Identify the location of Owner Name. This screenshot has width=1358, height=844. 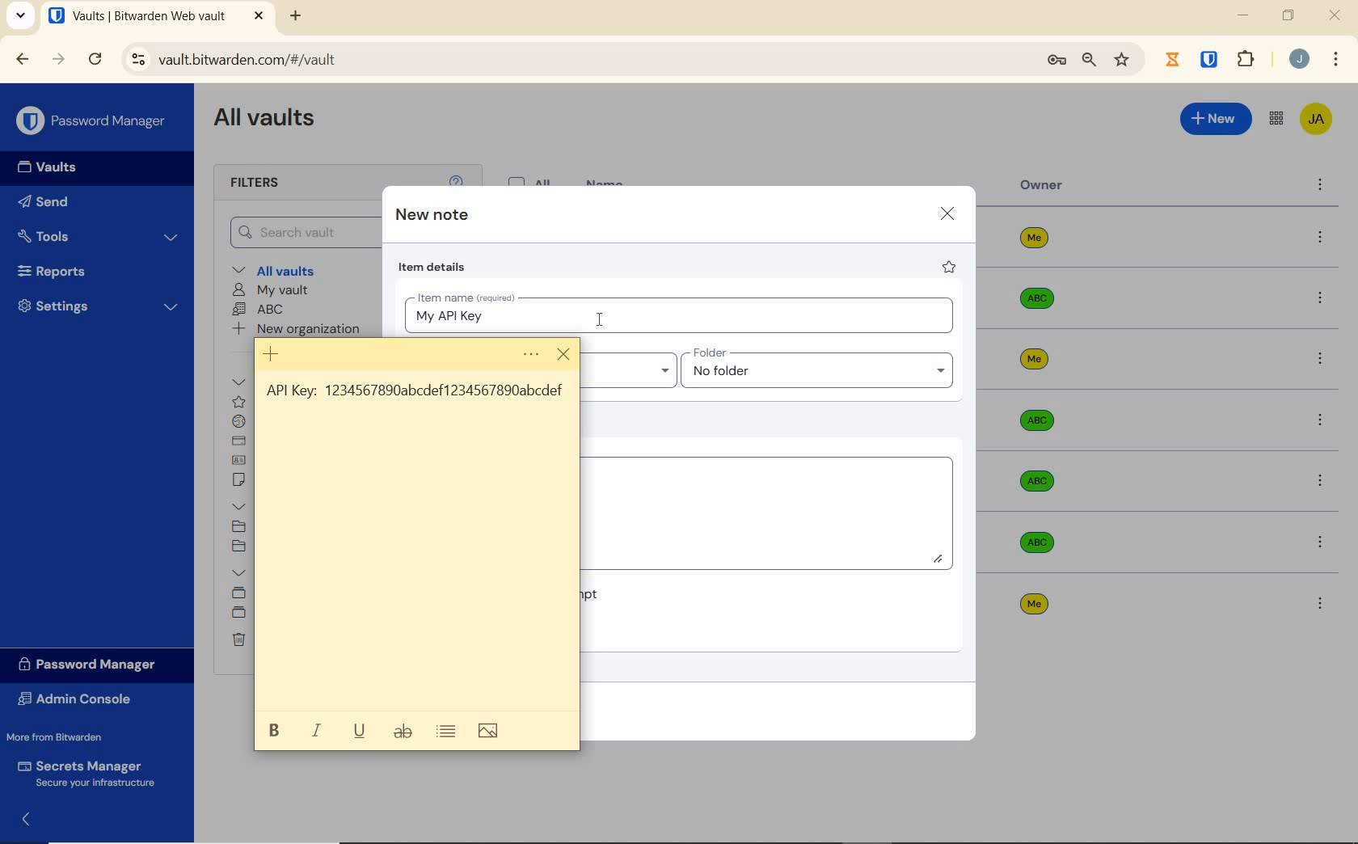
(1035, 421).